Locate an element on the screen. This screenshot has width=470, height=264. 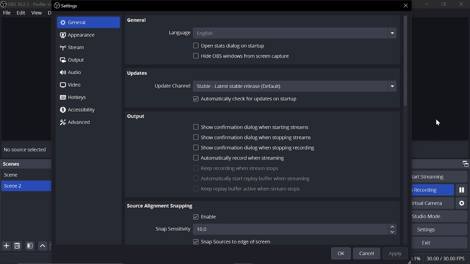
edit is located at coordinates (21, 14).